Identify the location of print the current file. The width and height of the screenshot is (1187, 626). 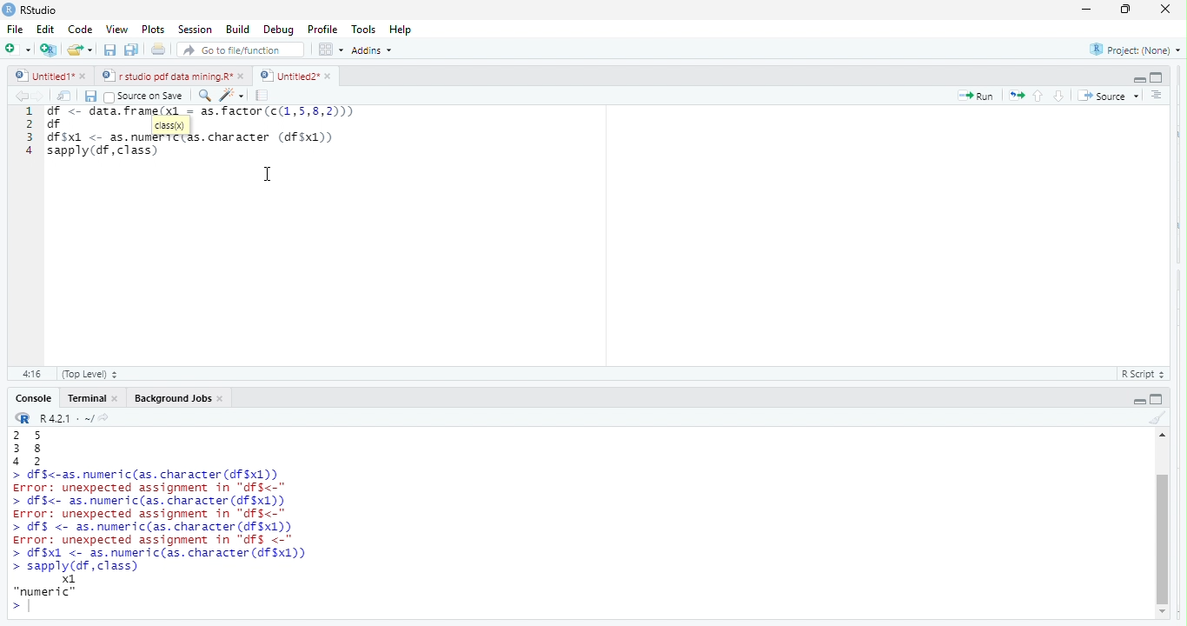
(156, 50).